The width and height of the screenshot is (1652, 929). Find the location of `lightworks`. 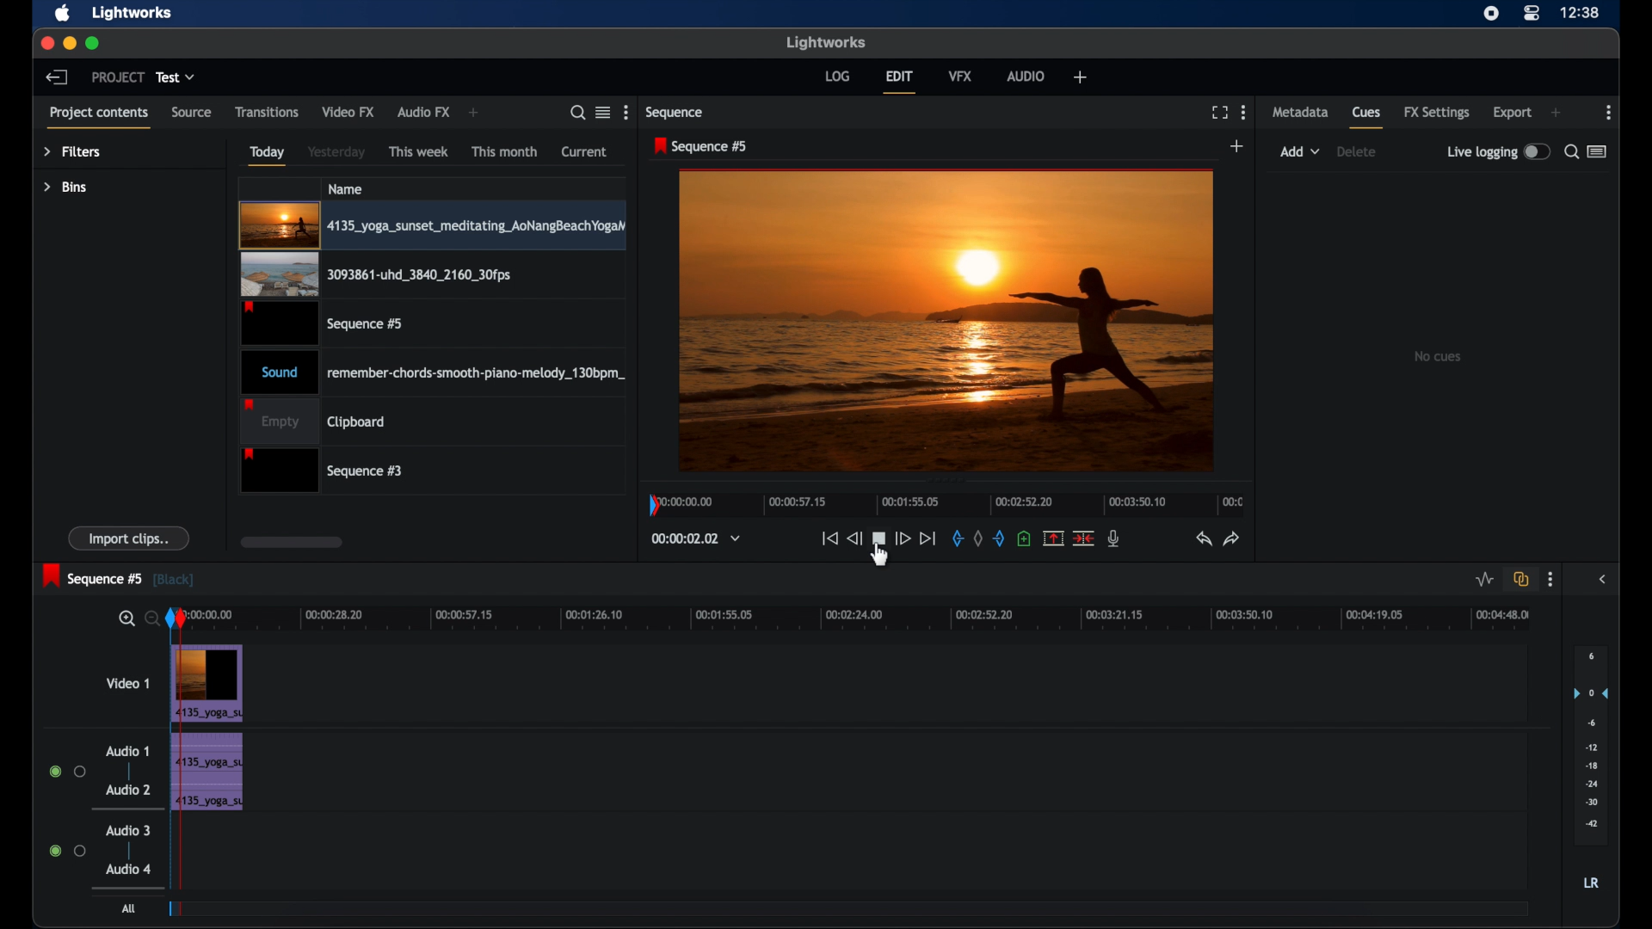

lightworks is located at coordinates (826, 42).